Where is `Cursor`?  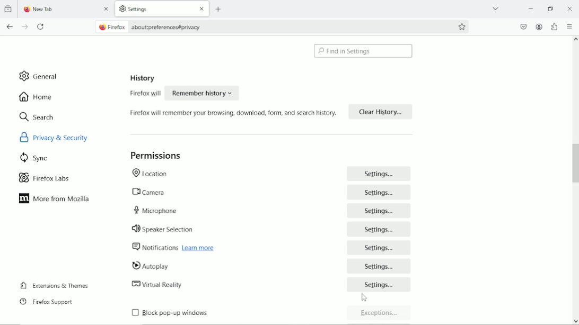 Cursor is located at coordinates (363, 298).